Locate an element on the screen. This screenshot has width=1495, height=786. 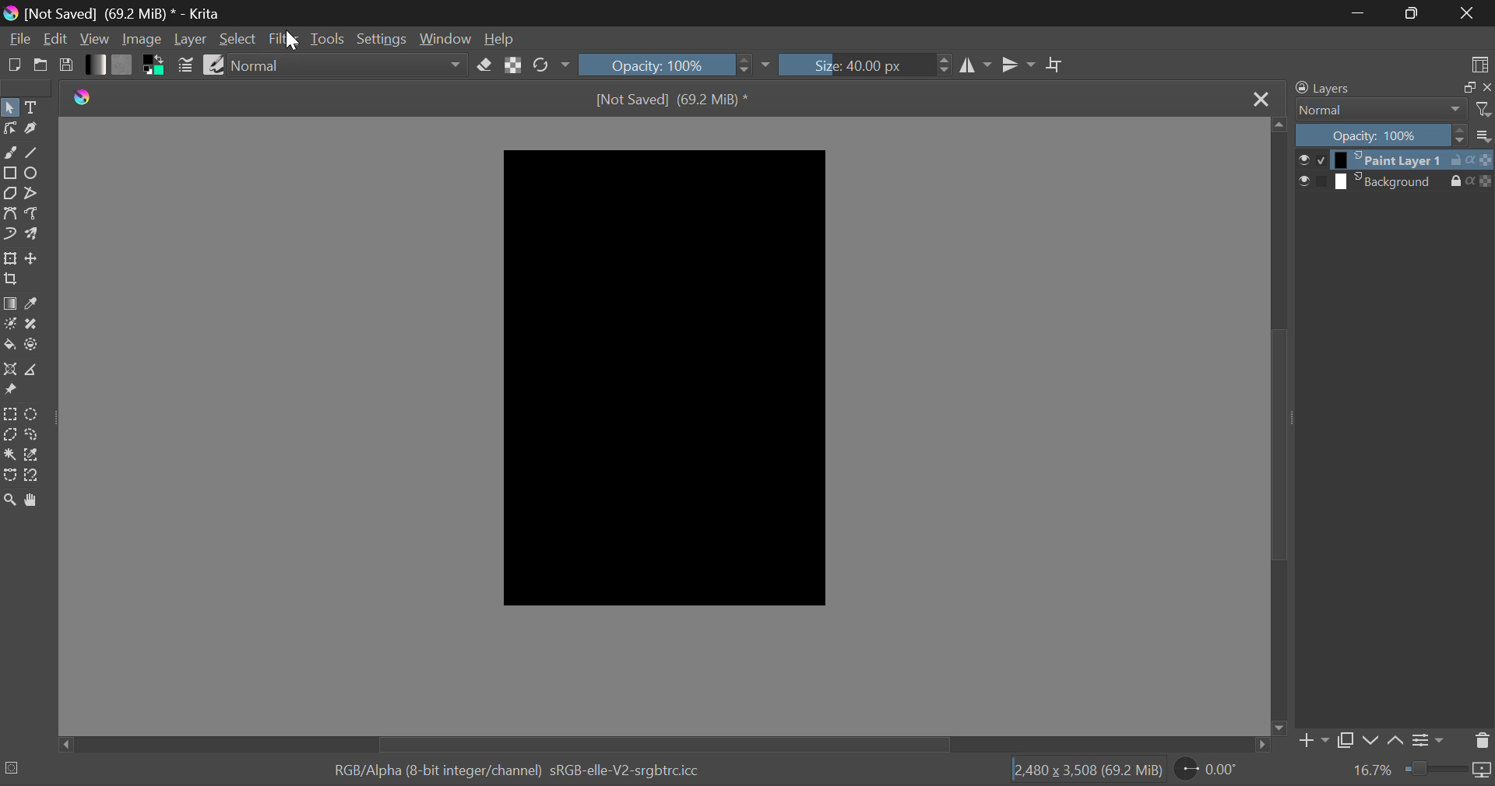
Copy Layer is located at coordinates (1344, 739).